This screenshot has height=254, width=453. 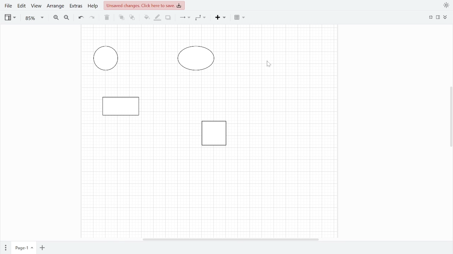 What do you see at coordinates (76, 7) in the screenshot?
I see `EXtras` at bounding box center [76, 7].